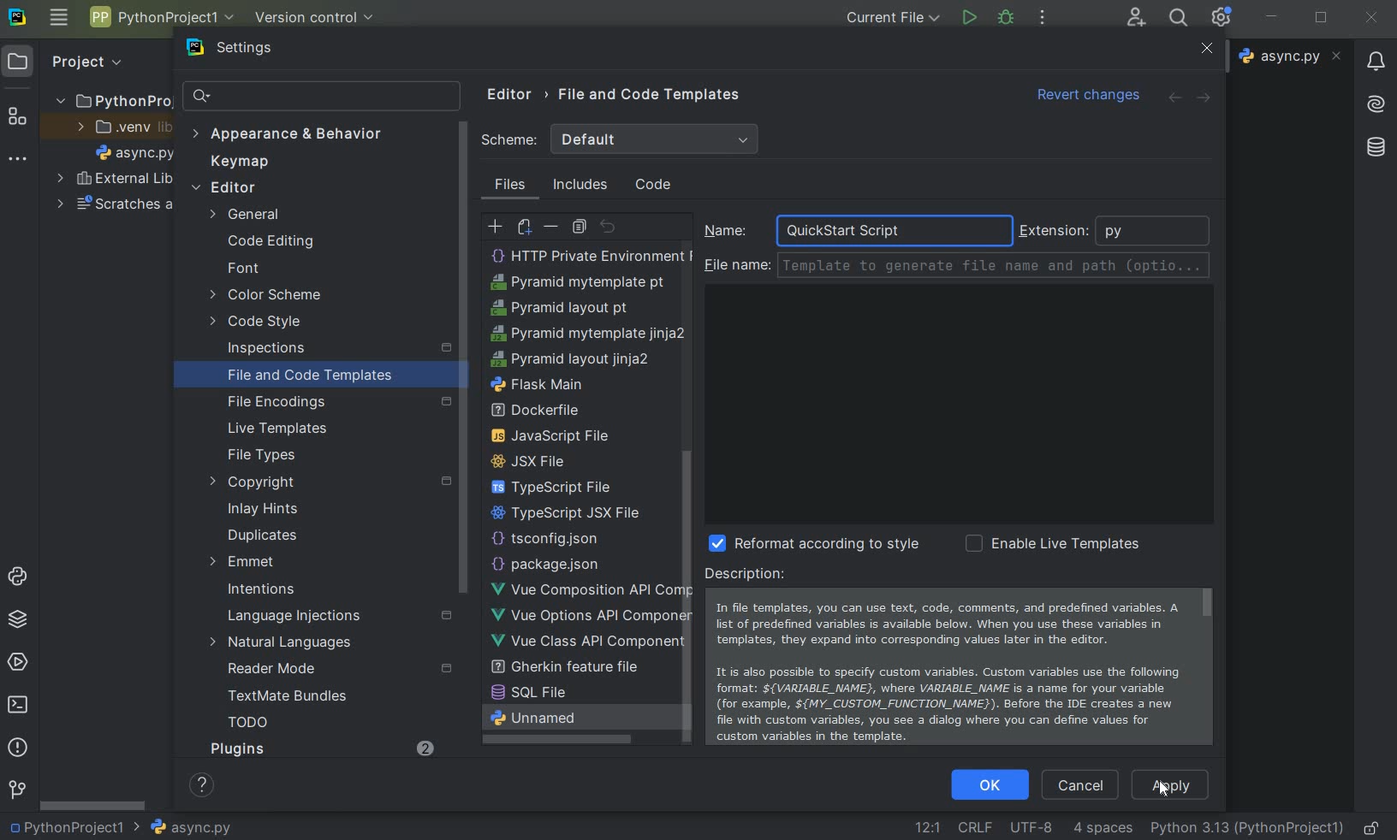 This screenshot has width=1397, height=840. What do you see at coordinates (243, 269) in the screenshot?
I see `font` at bounding box center [243, 269].